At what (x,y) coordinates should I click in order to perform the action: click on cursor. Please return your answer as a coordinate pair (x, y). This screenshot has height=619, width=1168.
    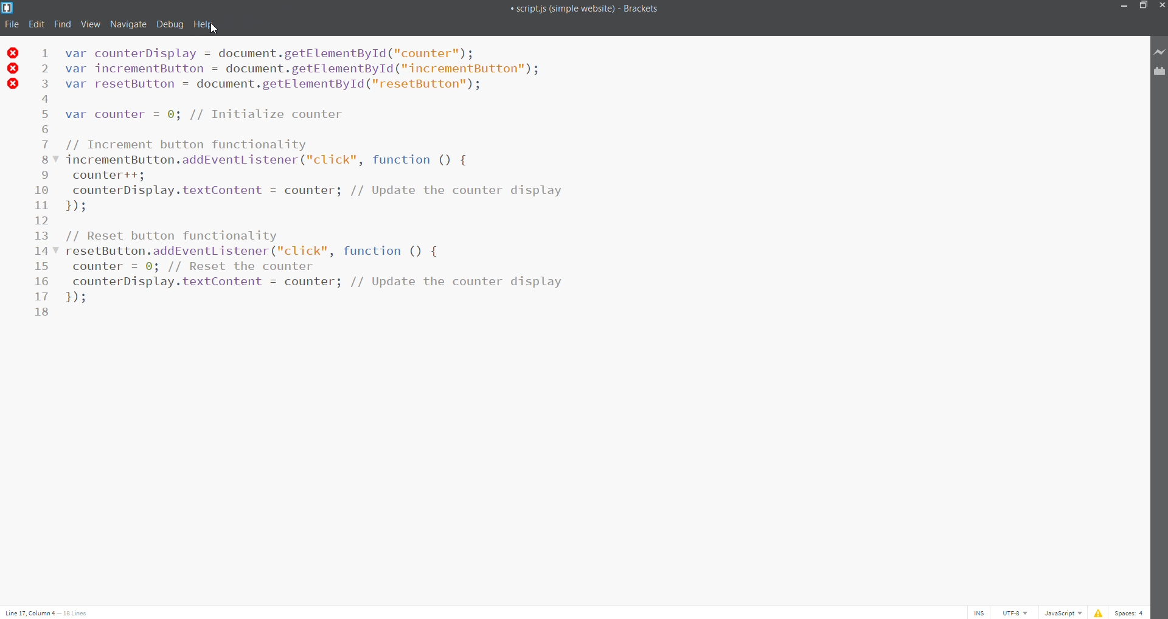
    Looking at the image, I should click on (216, 29).